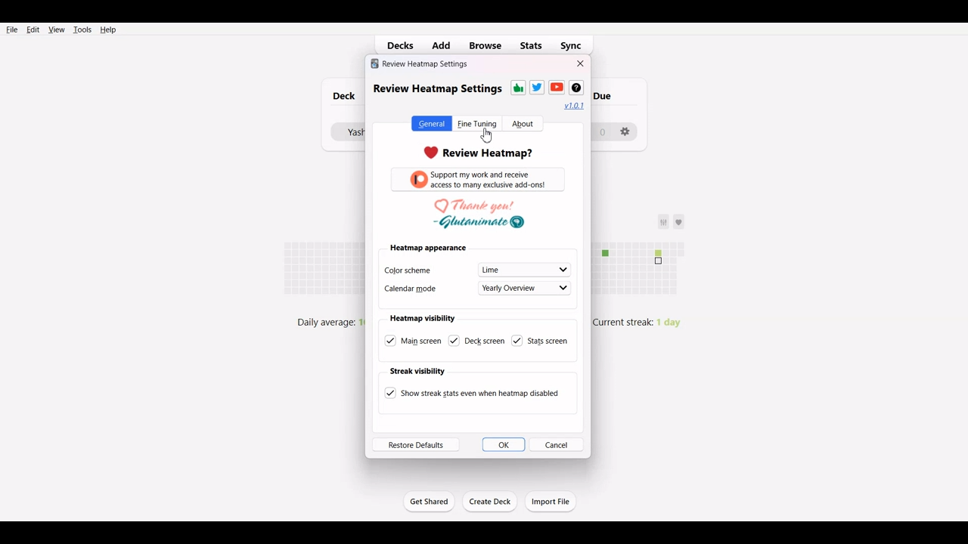 Image resolution: width=968 pixels, height=544 pixels. I want to click on Fine Tuning, so click(477, 123).